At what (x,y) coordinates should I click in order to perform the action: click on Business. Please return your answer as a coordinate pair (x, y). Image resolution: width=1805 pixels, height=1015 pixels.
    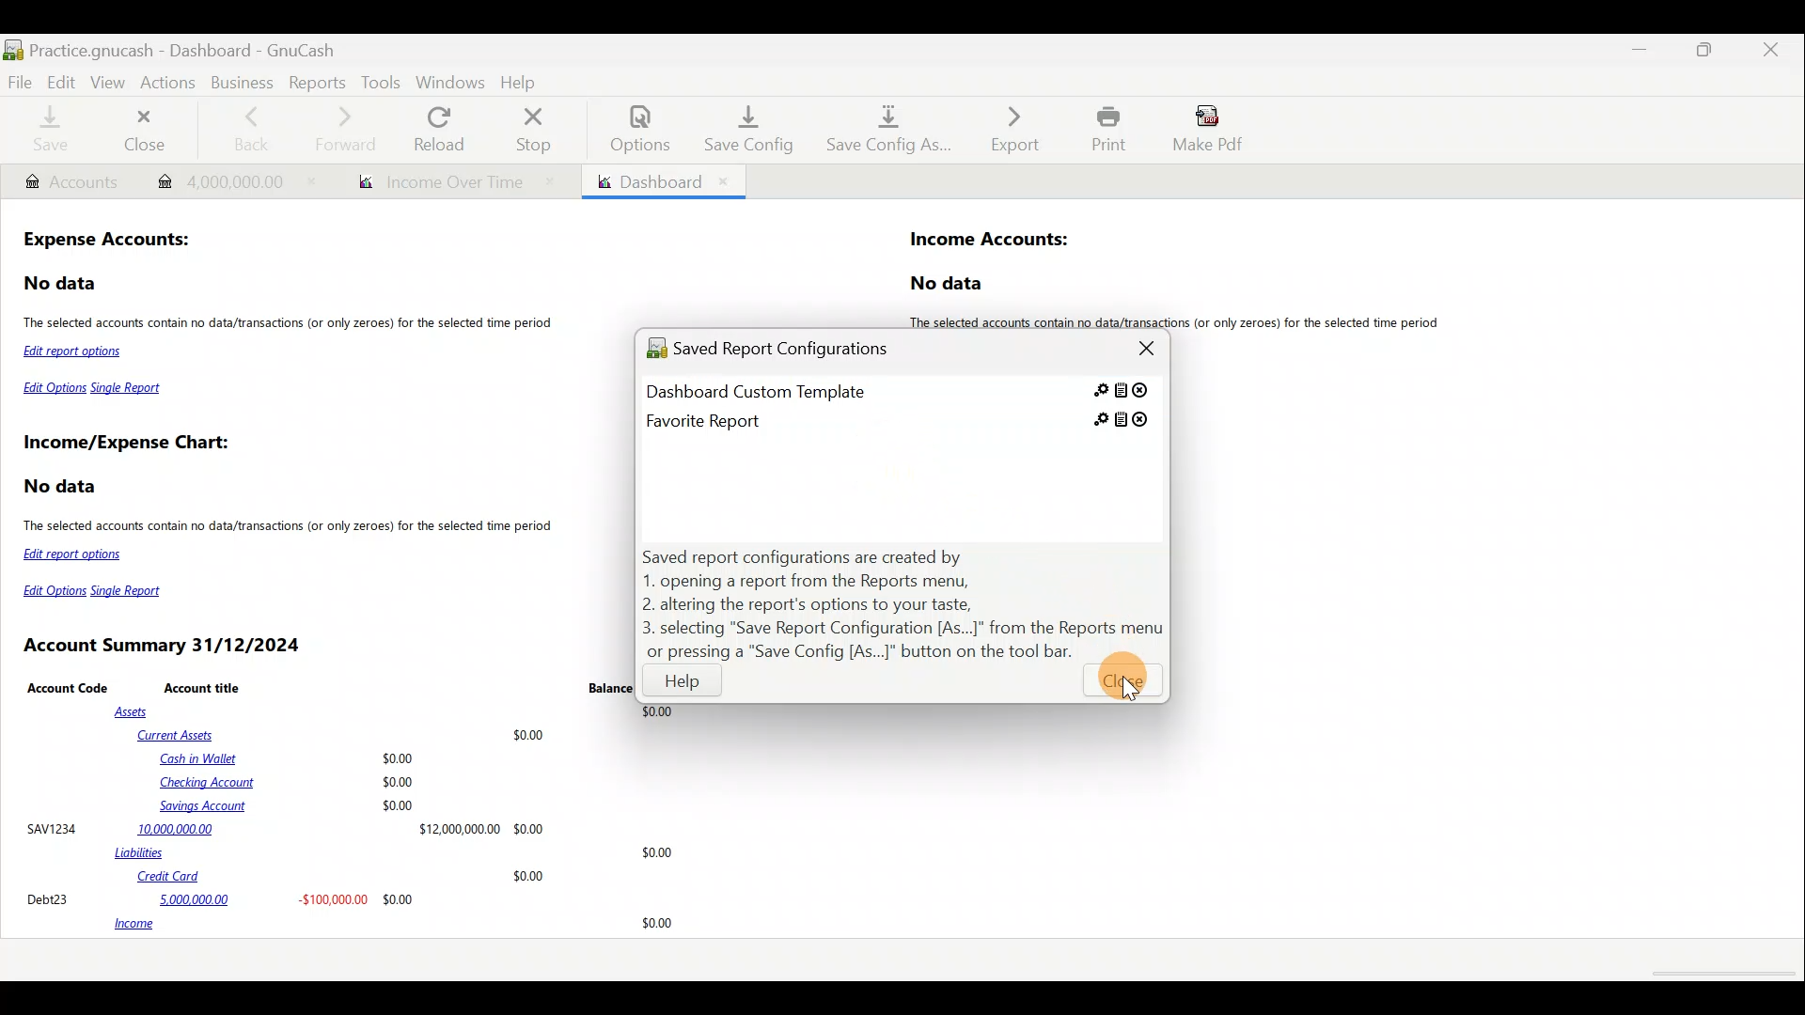
    Looking at the image, I should click on (242, 81).